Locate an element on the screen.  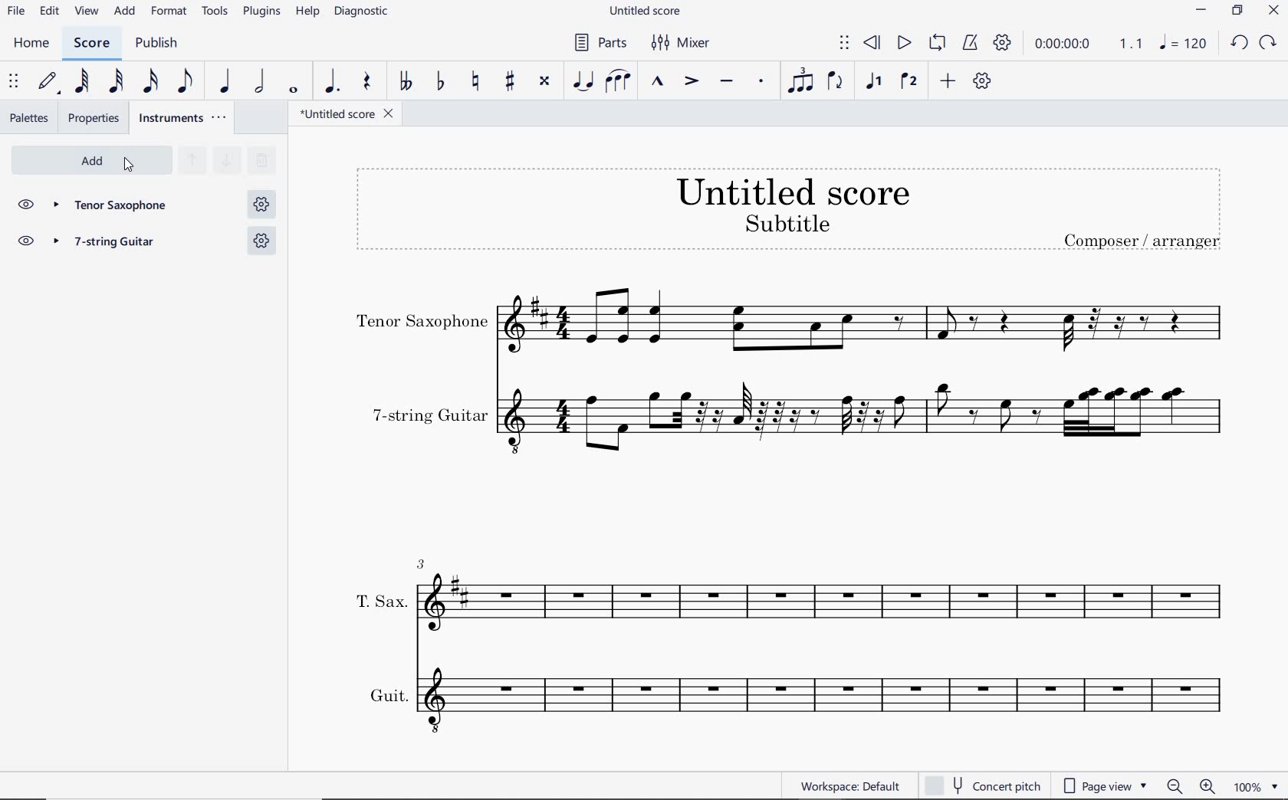
NOTE is located at coordinates (1183, 42).